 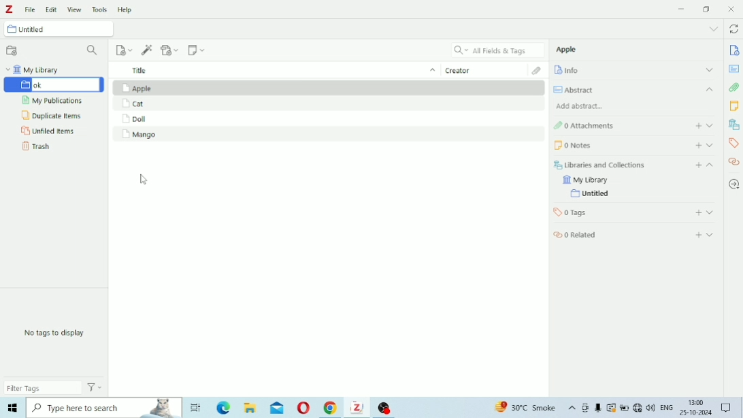 What do you see at coordinates (710, 235) in the screenshot?
I see `Expand section` at bounding box center [710, 235].